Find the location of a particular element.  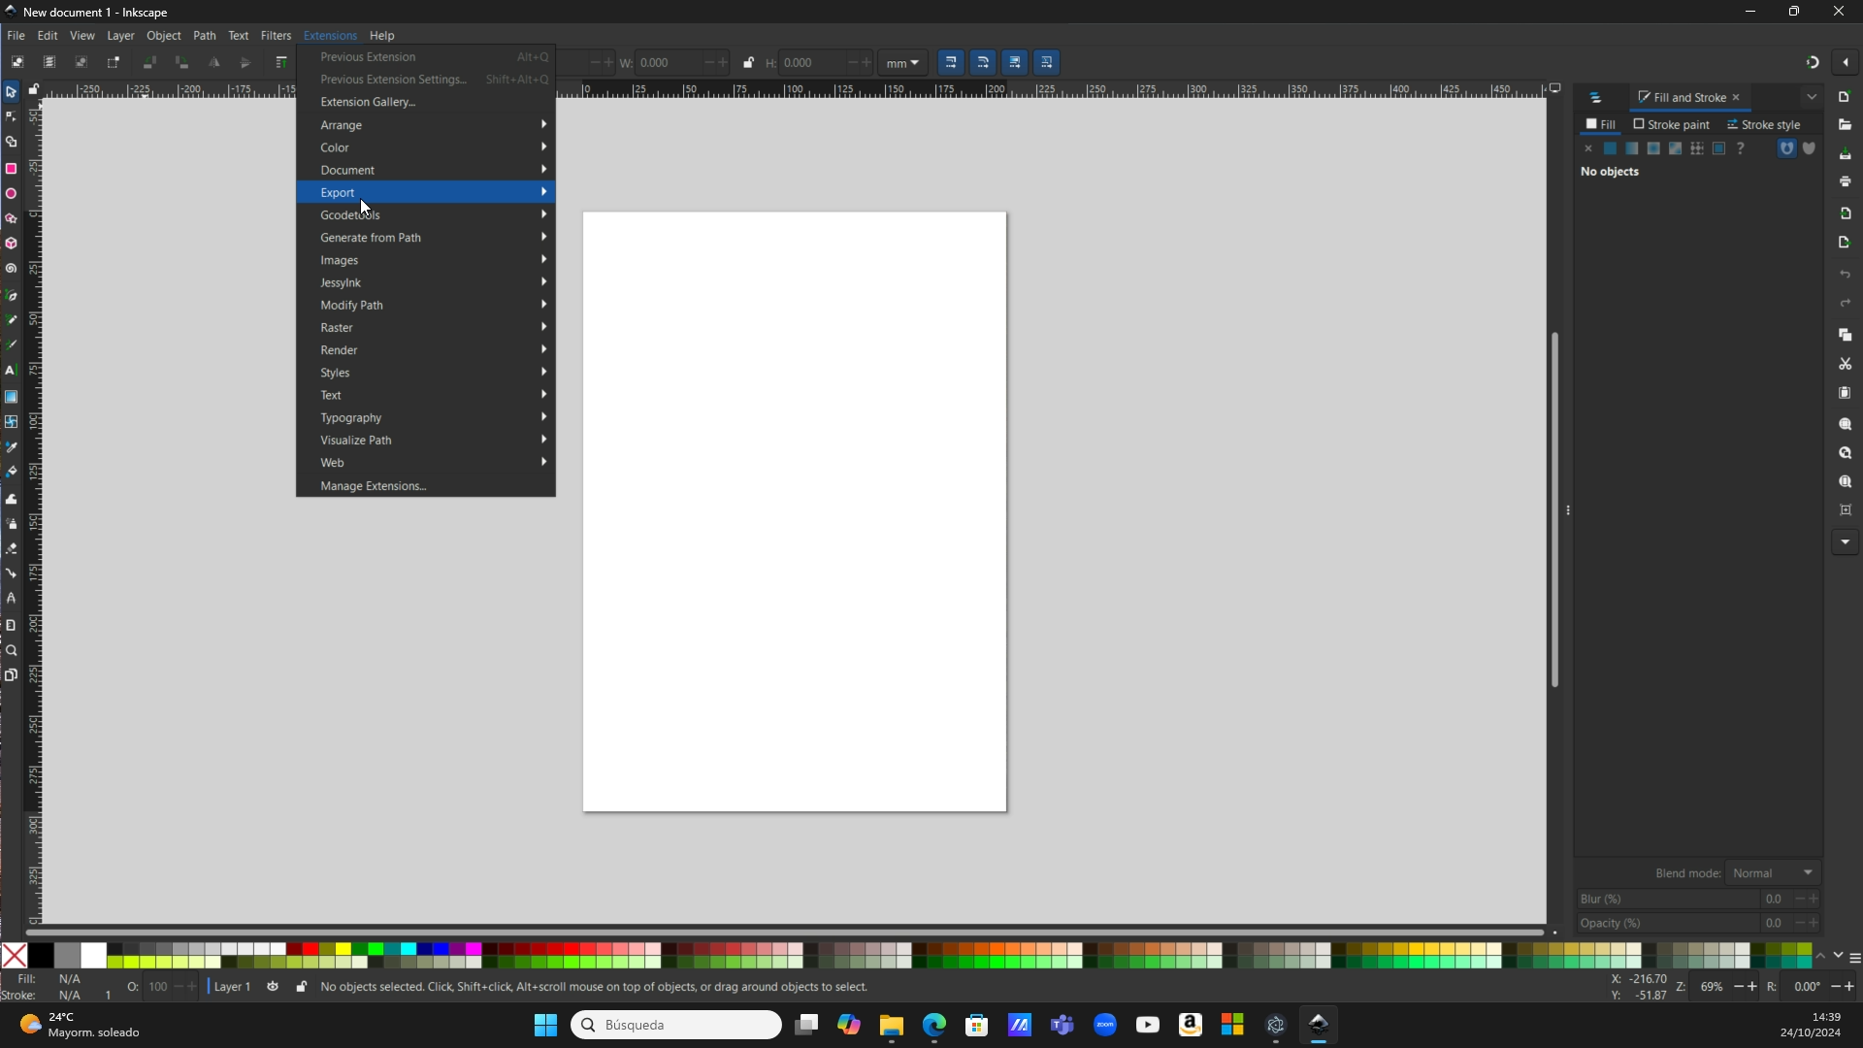

Web is located at coordinates (435, 464).